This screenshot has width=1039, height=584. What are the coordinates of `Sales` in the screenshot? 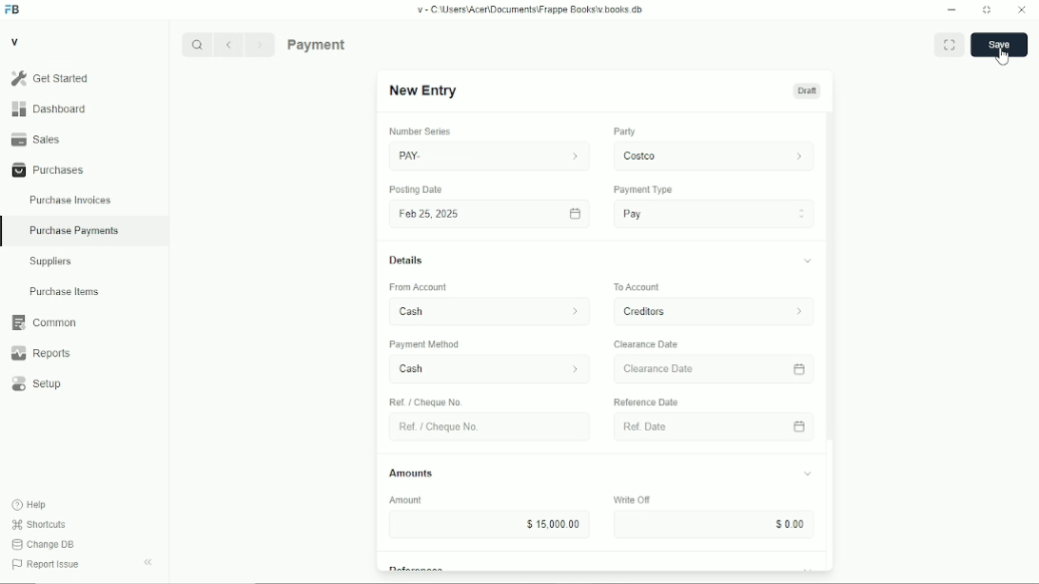 It's located at (84, 139).